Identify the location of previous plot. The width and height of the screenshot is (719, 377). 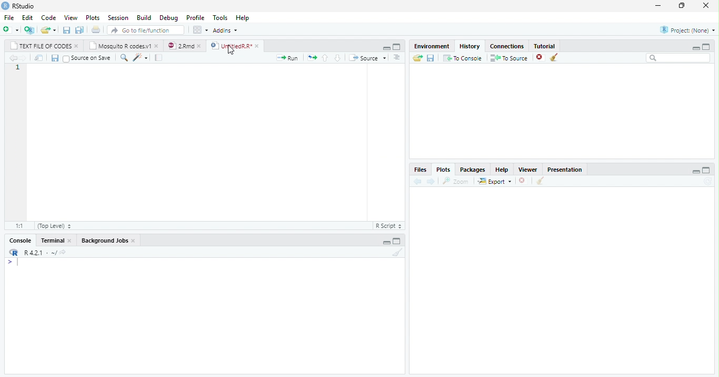
(417, 182).